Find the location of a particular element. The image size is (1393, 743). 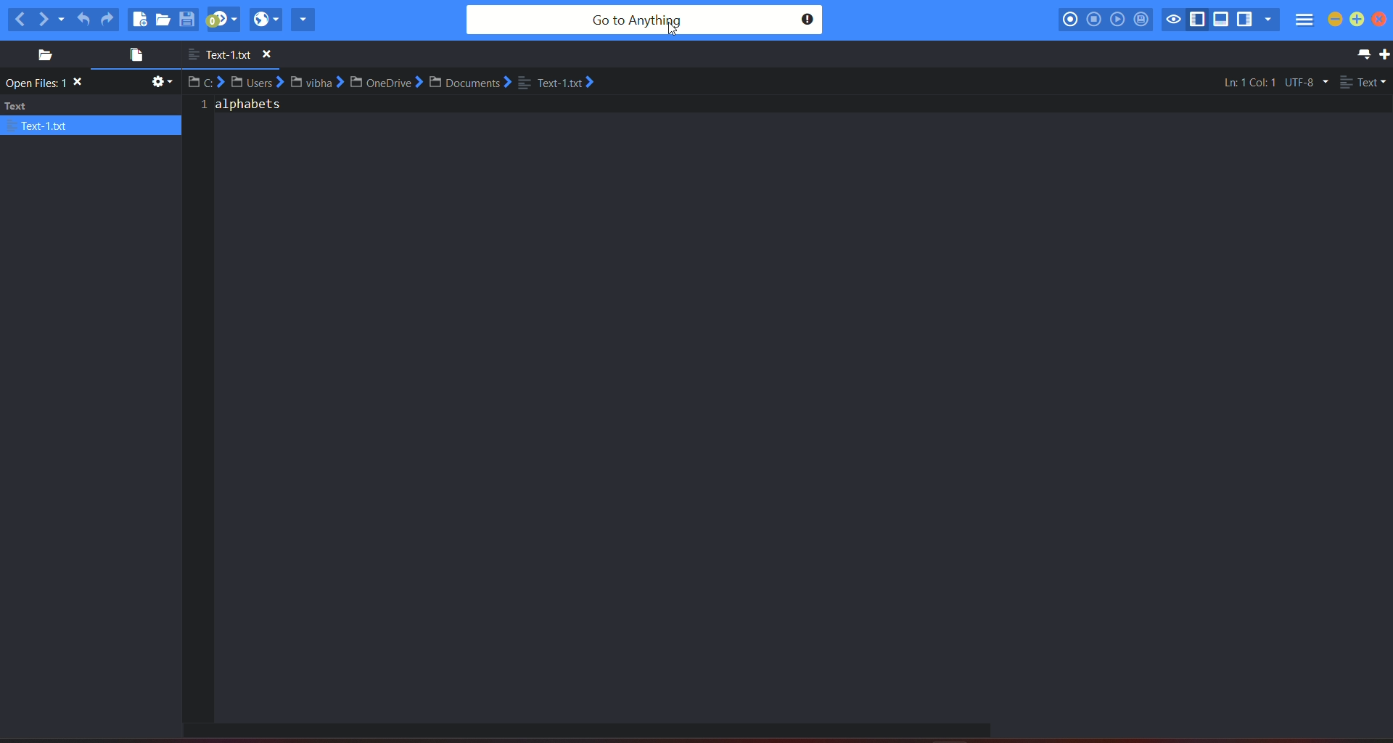

open file is located at coordinates (164, 20).